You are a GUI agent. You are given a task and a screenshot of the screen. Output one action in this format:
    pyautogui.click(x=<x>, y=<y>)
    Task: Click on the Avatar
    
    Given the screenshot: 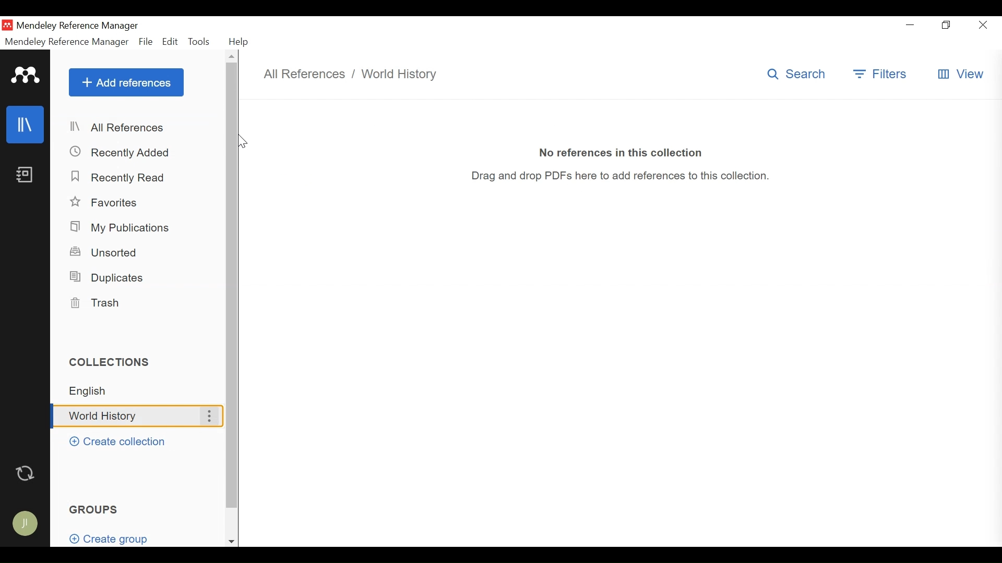 What is the action you would take?
    pyautogui.click(x=24, y=521)
    